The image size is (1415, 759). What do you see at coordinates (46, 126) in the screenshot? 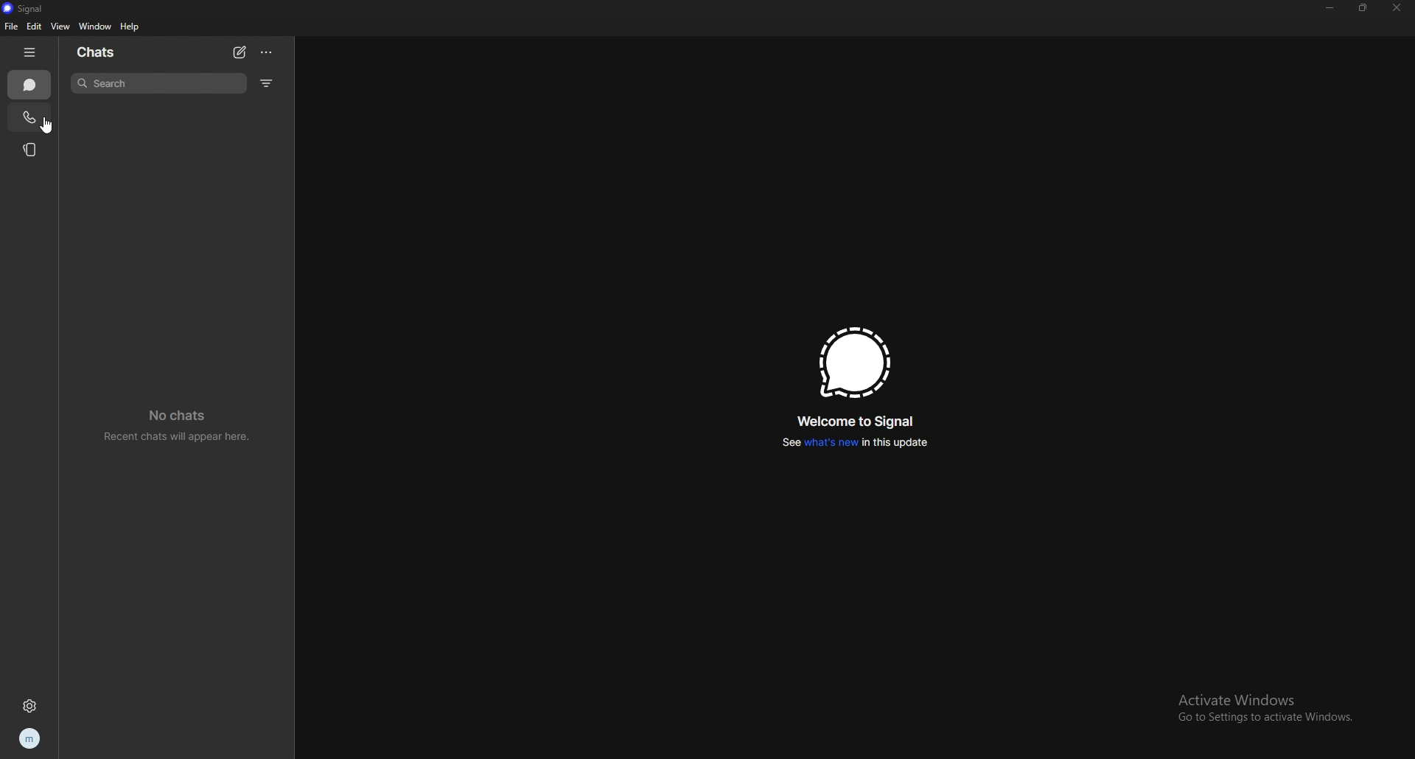
I see `cursor` at bounding box center [46, 126].